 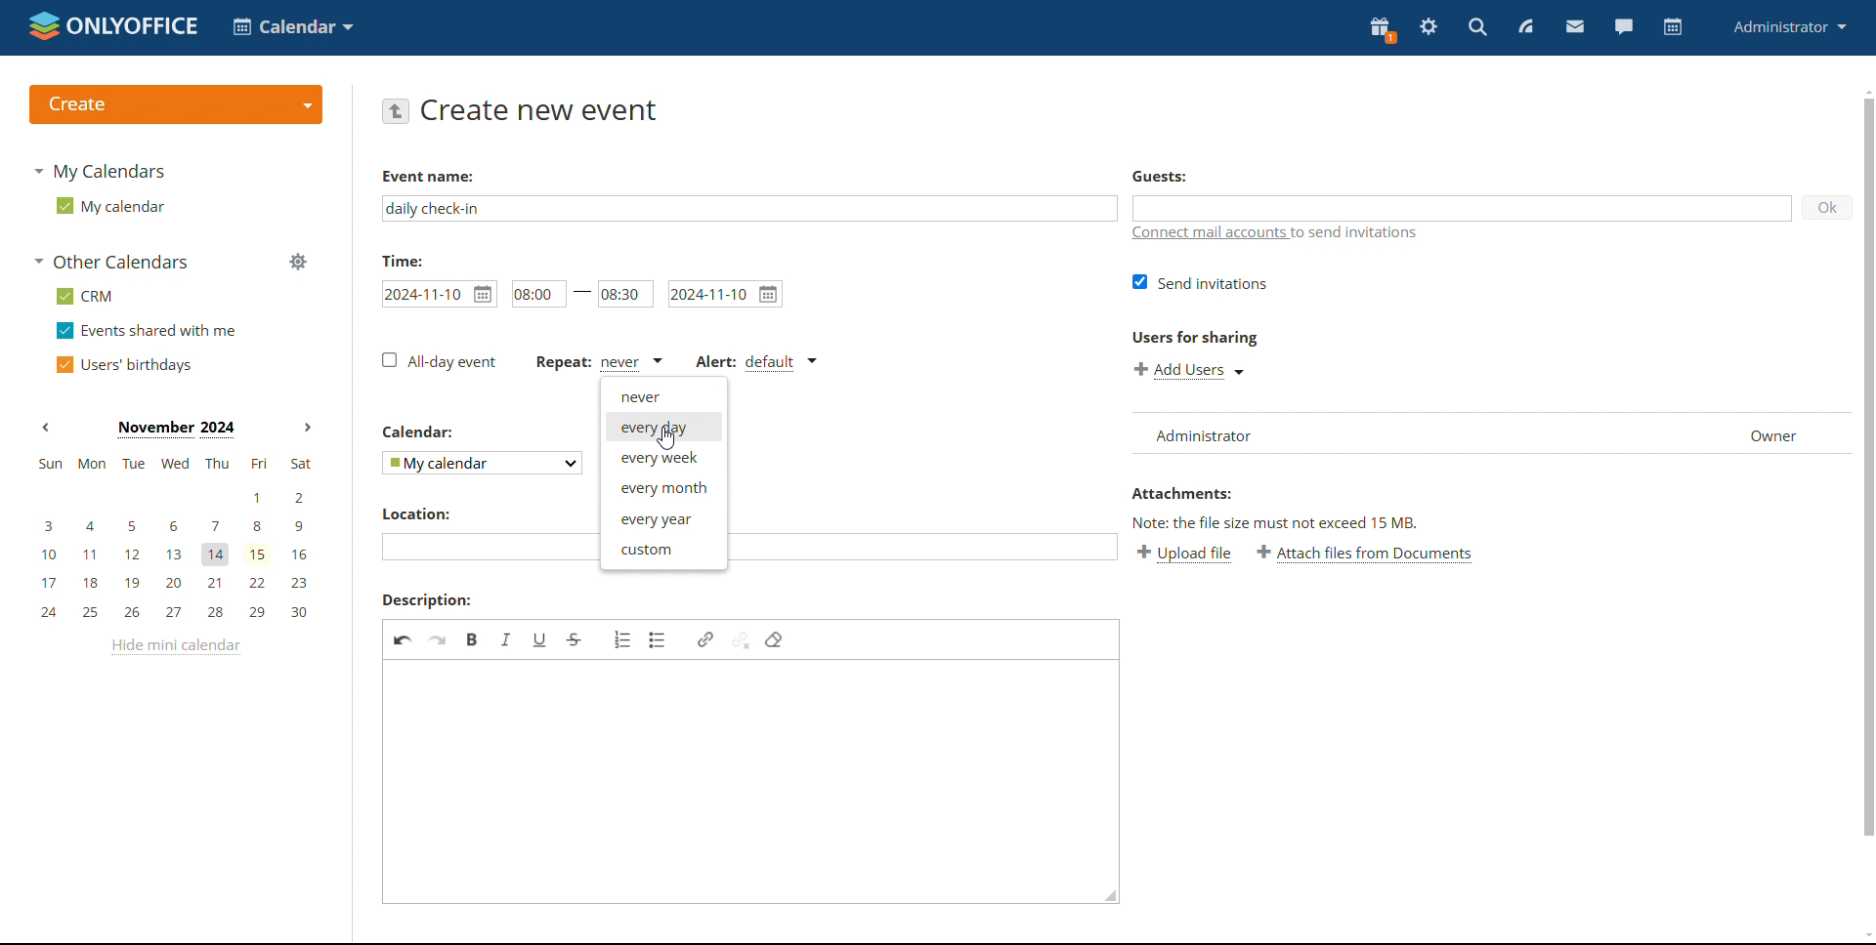 What do you see at coordinates (293, 27) in the screenshot?
I see `select application` at bounding box center [293, 27].